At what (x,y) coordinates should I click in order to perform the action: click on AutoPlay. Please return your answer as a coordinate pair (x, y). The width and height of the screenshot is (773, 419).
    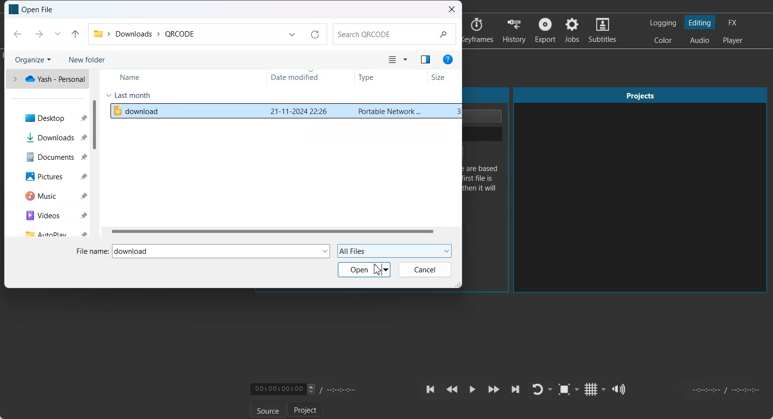
    Looking at the image, I should click on (47, 232).